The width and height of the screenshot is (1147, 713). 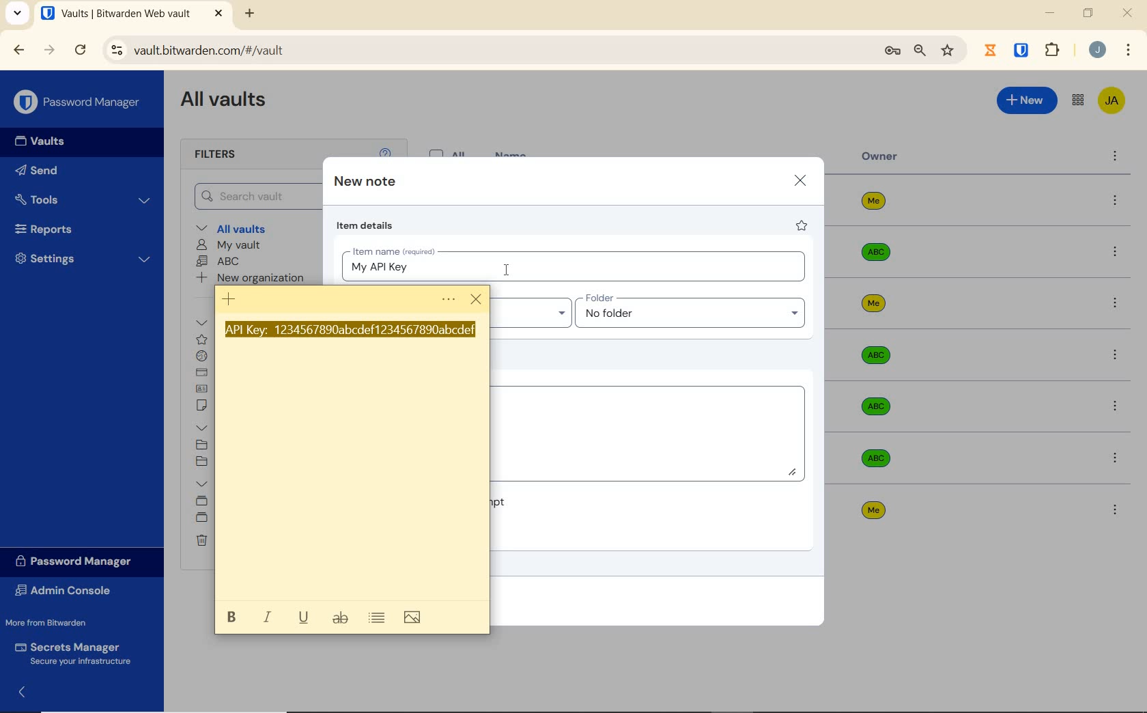 What do you see at coordinates (1116, 457) in the screenshot?
I see `more options` at bounding box center [1116, 457].